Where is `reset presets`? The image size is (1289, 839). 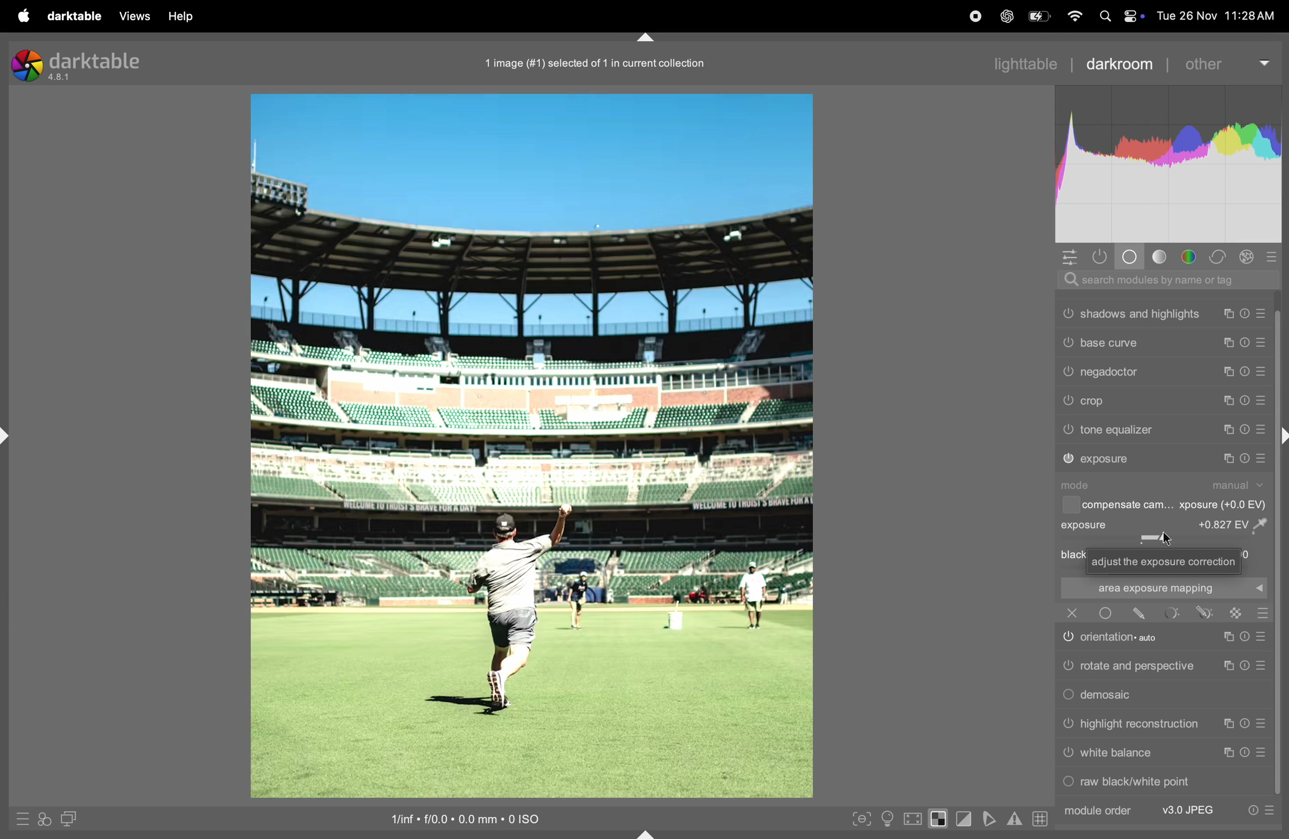 reset presets is located at coordinates (1247, 314).